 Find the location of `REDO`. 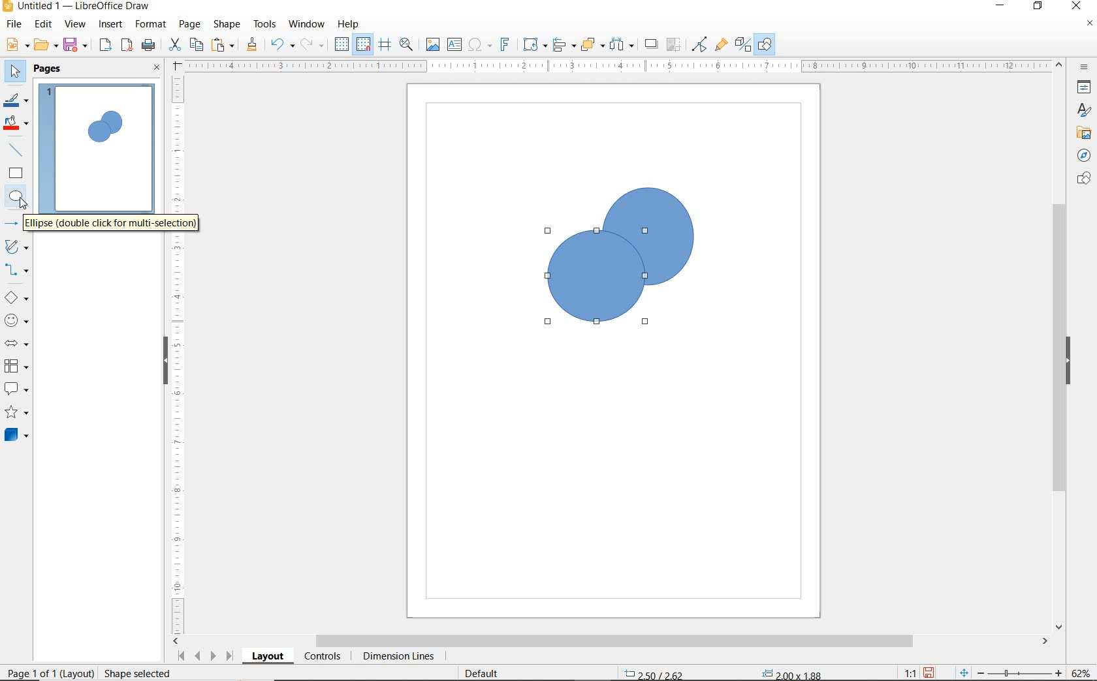

REDO is located at coordinates (313, 45).